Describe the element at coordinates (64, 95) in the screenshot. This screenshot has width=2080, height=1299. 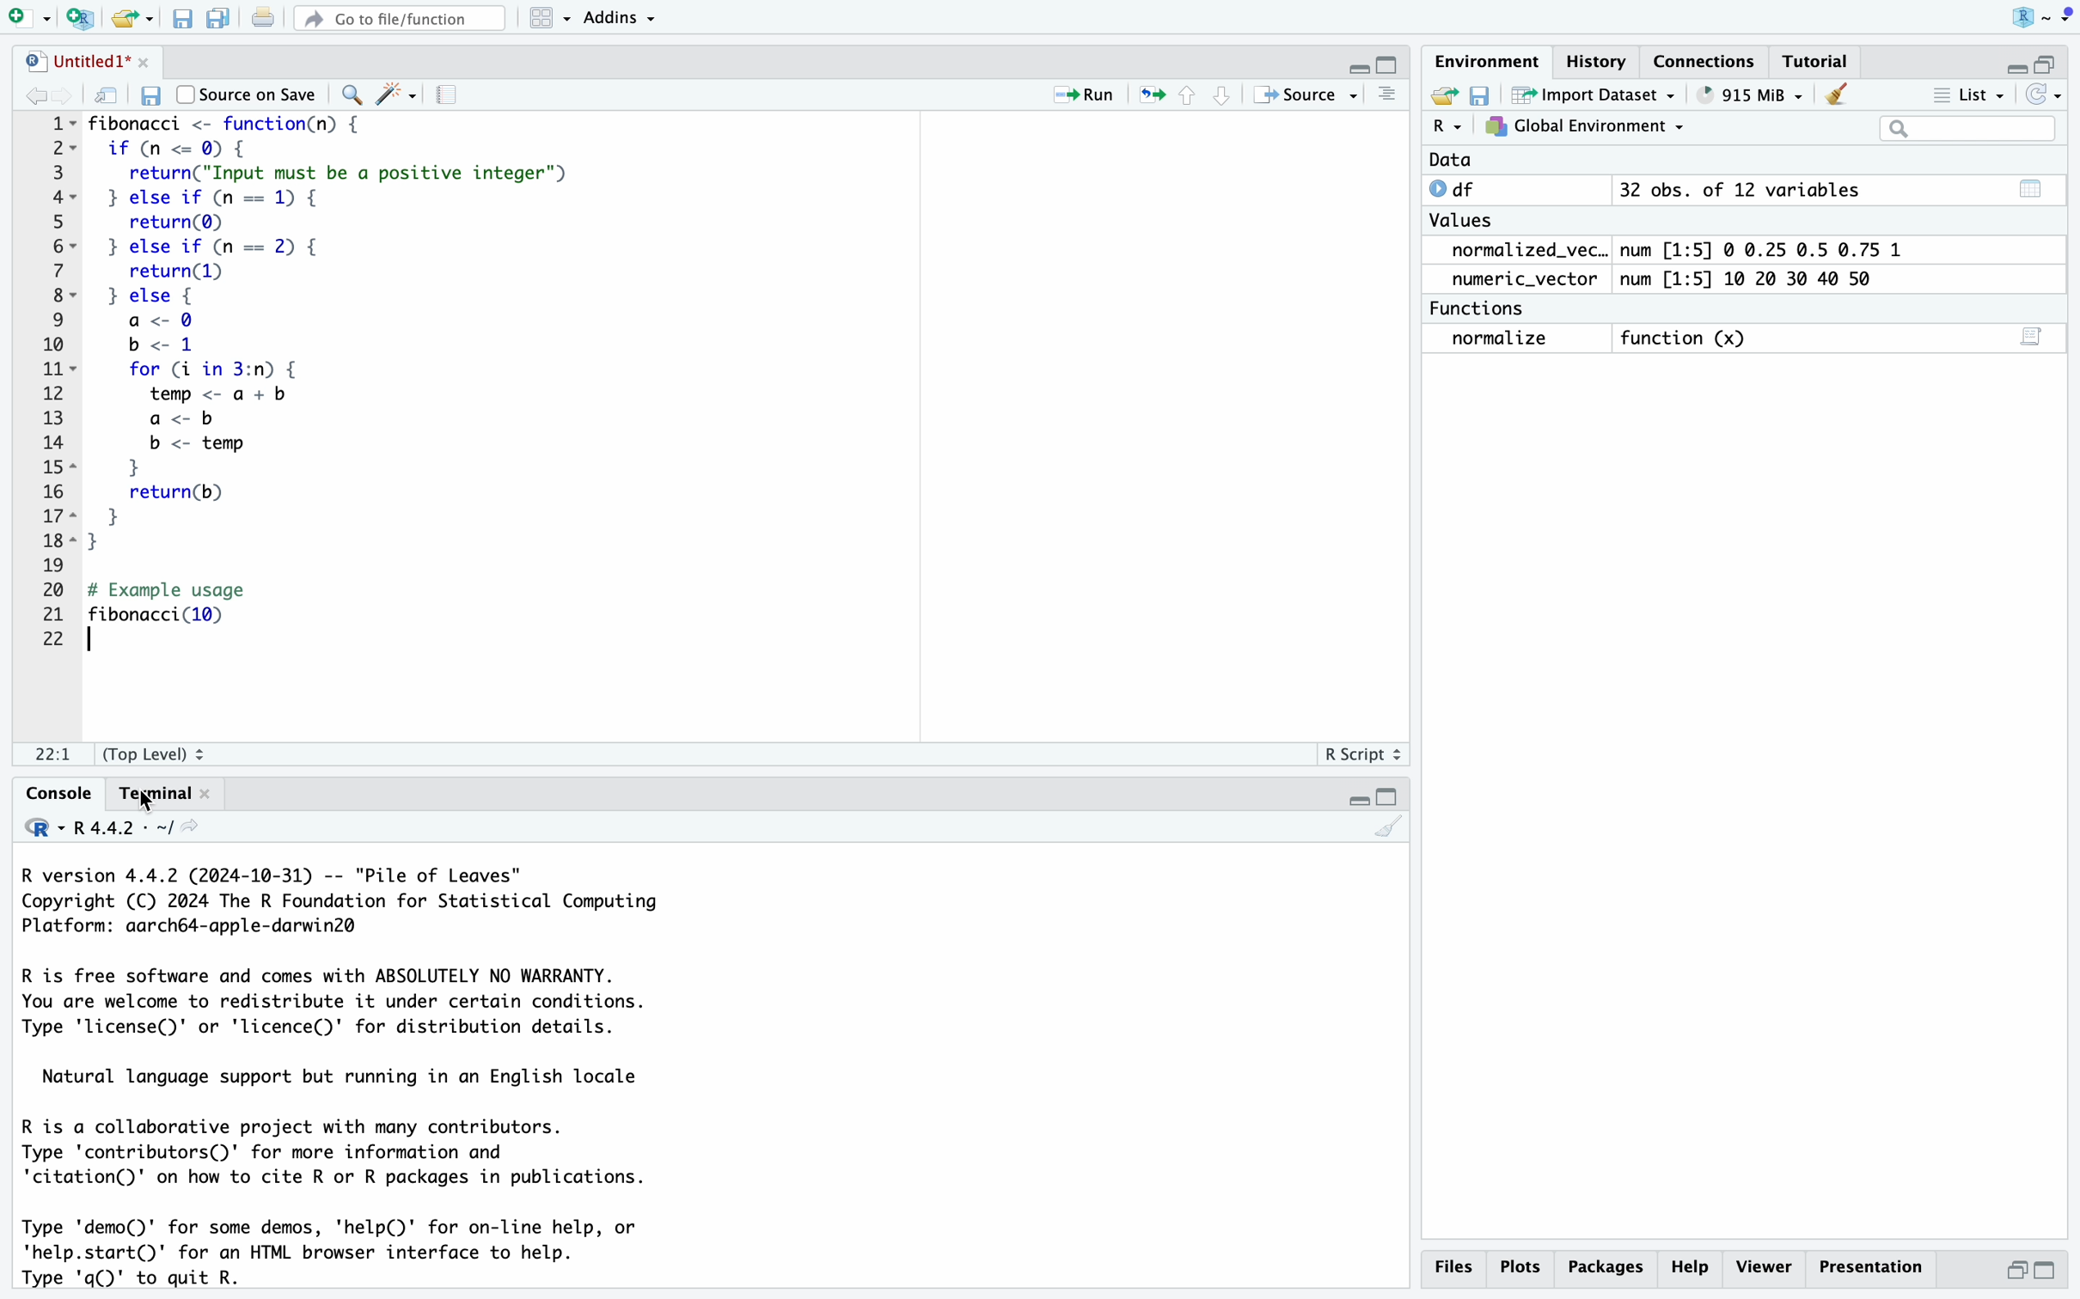
I see `go forward to the next source location` at that location.